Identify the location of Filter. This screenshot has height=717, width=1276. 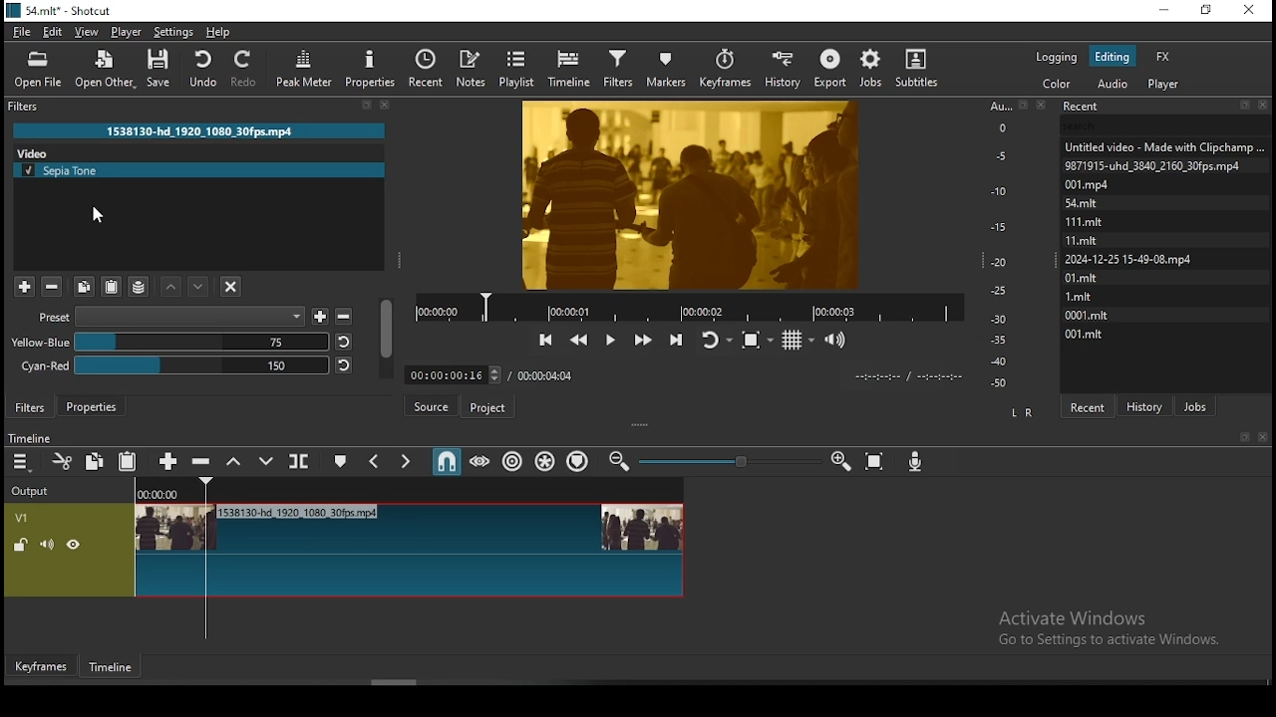
(201, 109).